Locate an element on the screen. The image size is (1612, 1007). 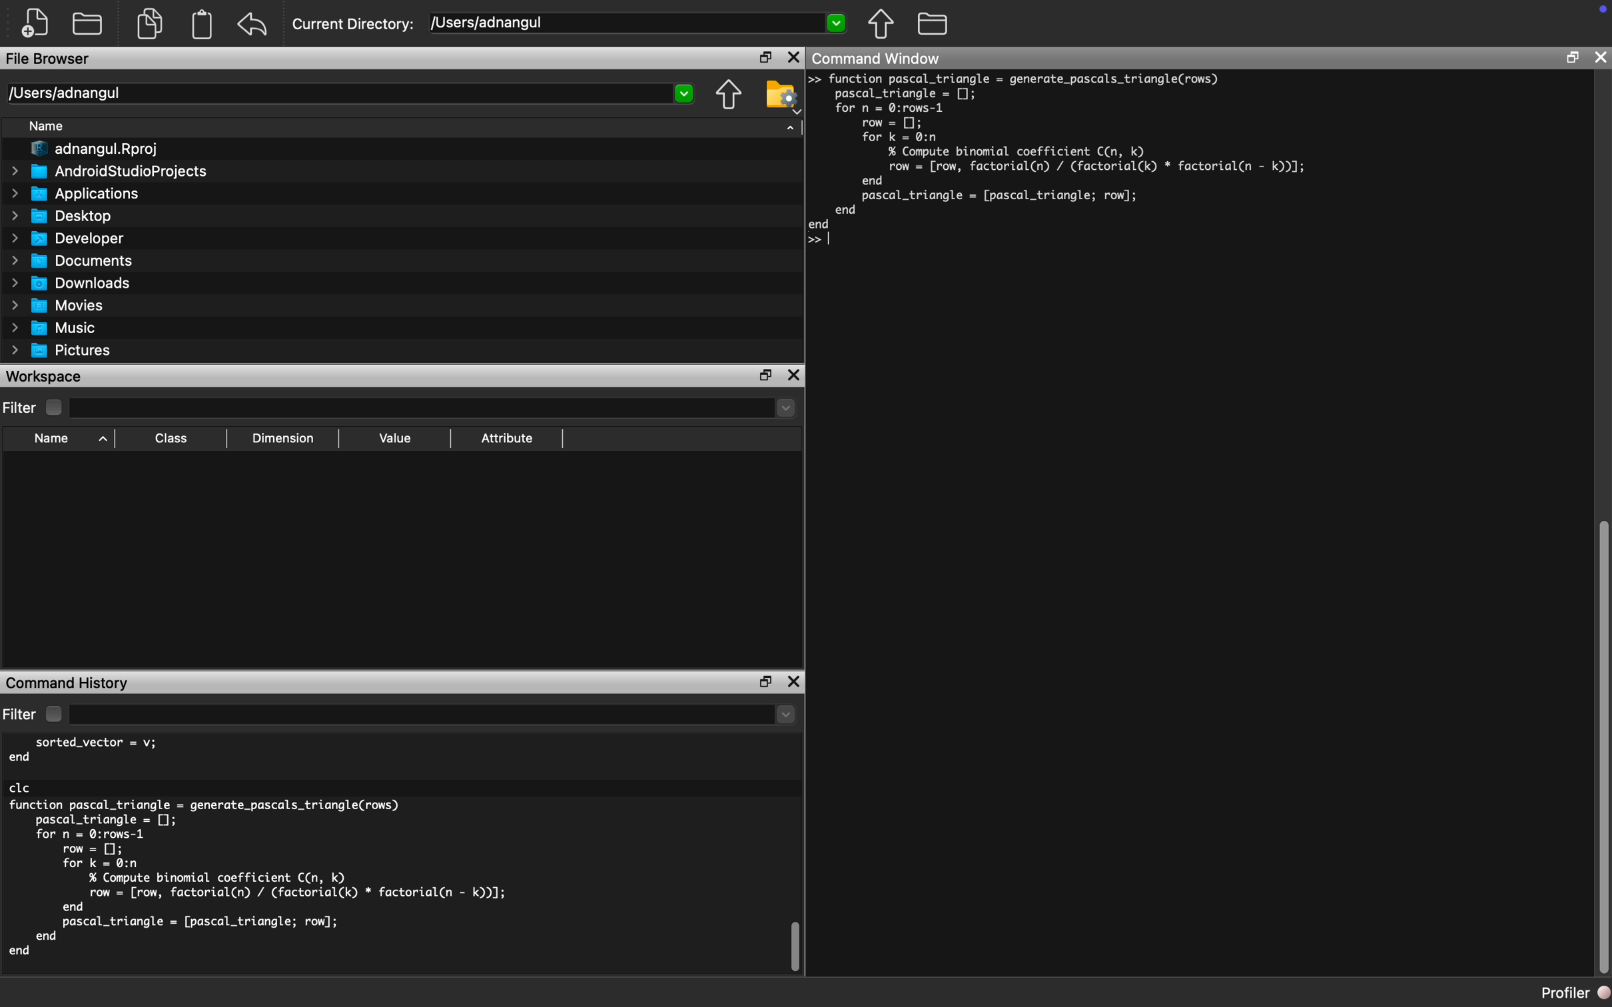
Restore Down is located at coordinates (1571, 58).